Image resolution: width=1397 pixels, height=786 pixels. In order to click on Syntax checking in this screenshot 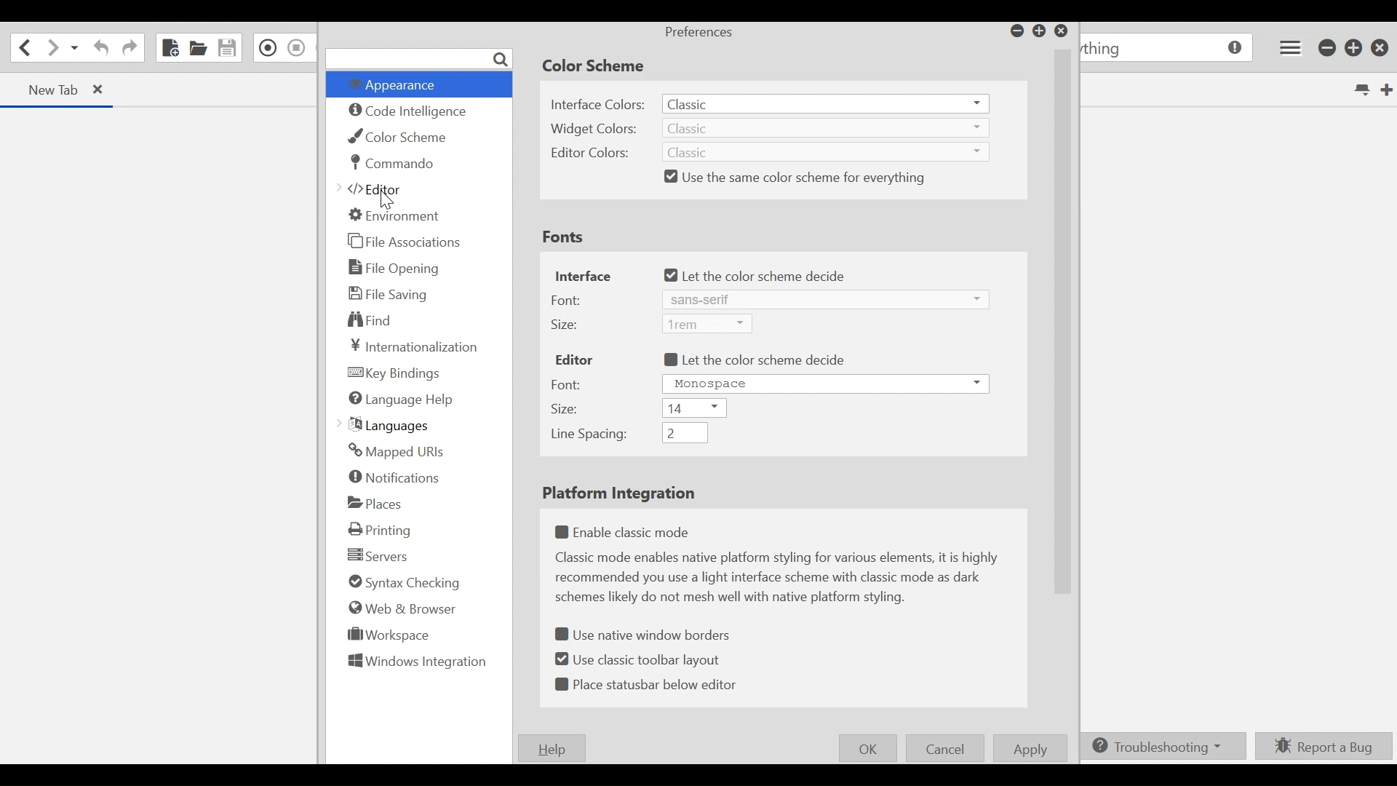, I will do `click(401, 582)`.